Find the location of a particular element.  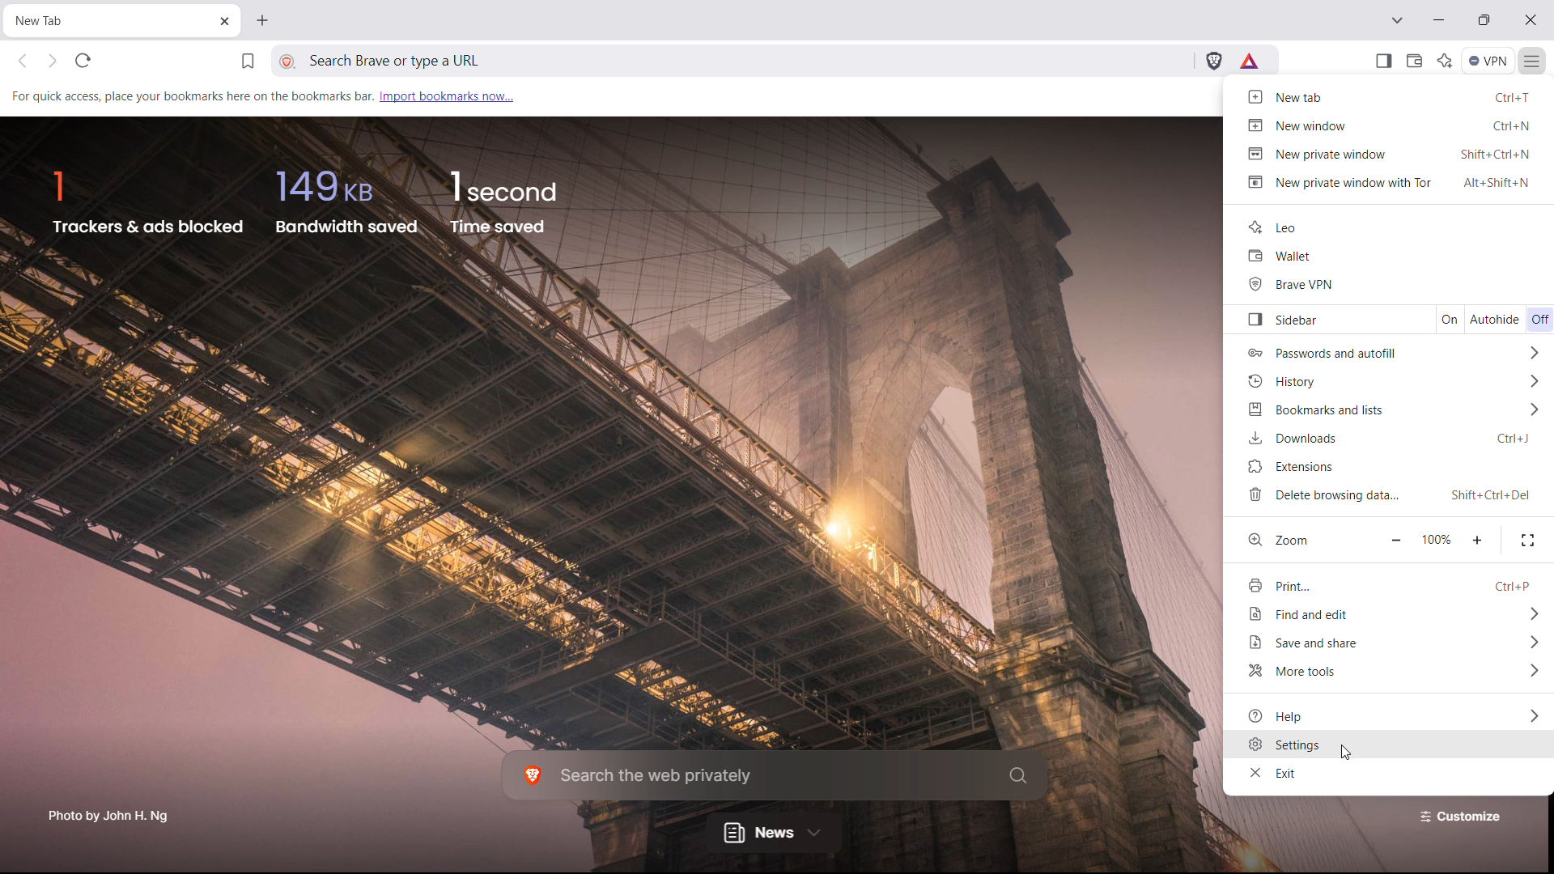

refresh page is located at coordinates (83, 61).